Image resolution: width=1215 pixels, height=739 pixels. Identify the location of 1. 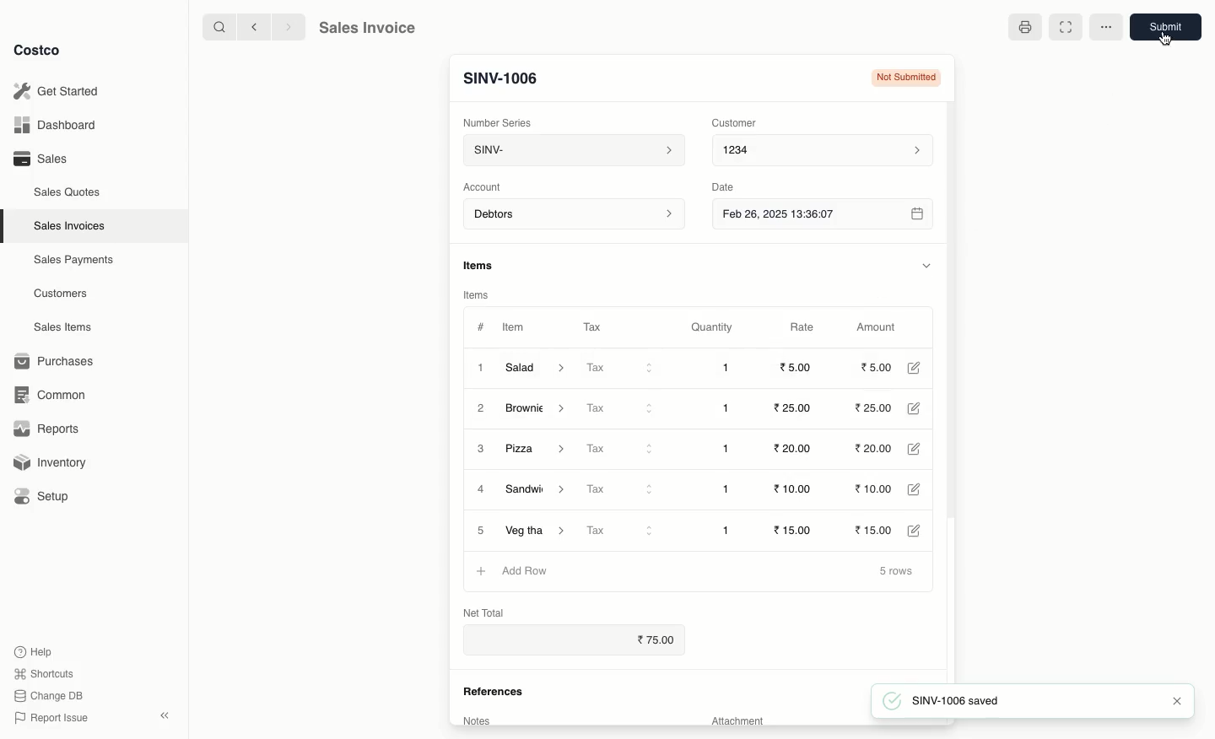
(726, 450).